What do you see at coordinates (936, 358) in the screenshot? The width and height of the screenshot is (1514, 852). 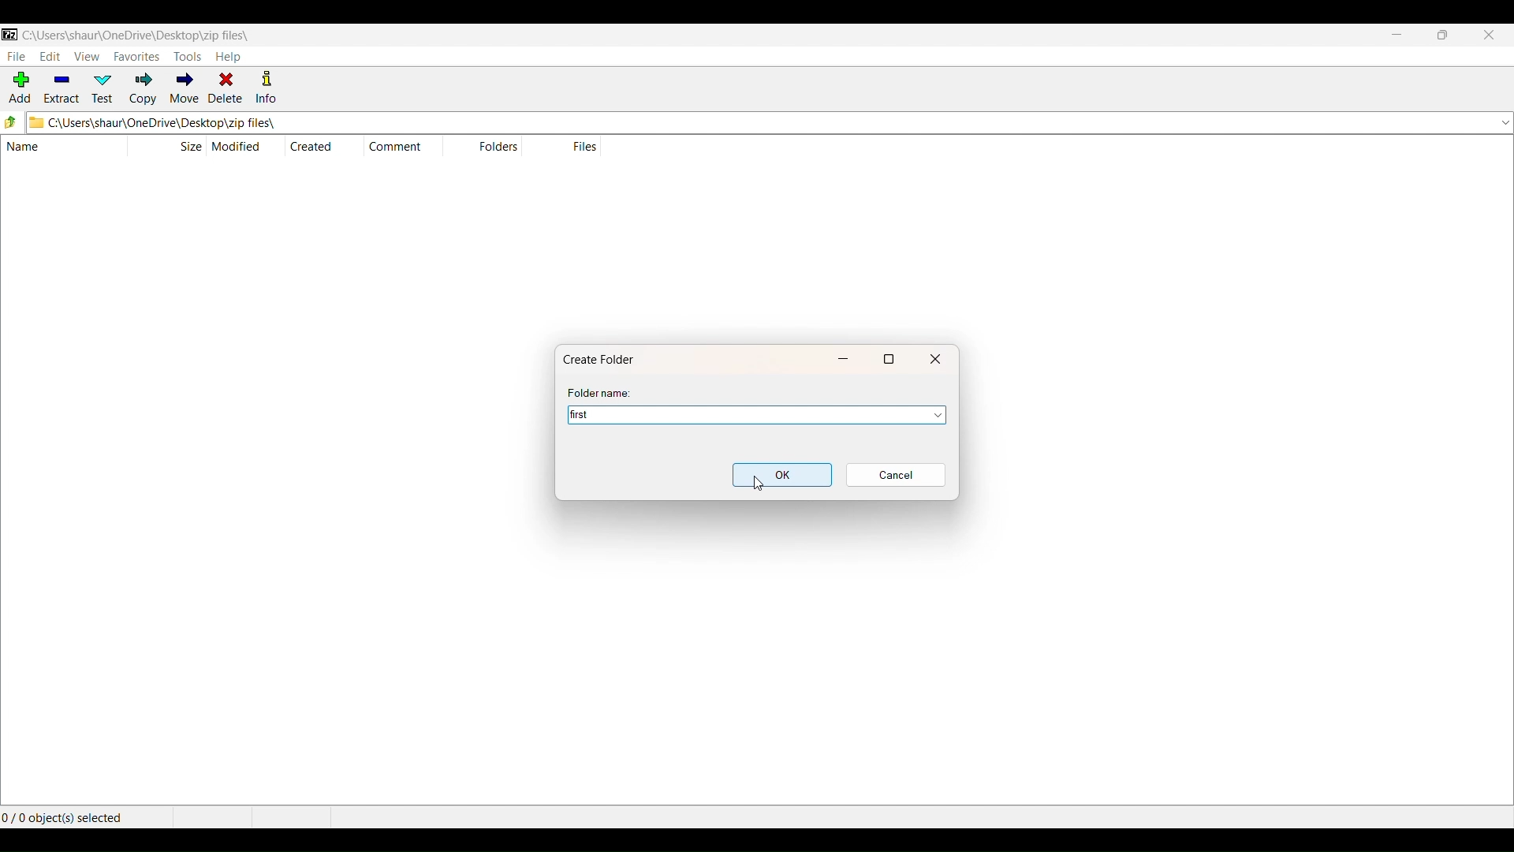 I see `close ` at bounding box center [936, 358].